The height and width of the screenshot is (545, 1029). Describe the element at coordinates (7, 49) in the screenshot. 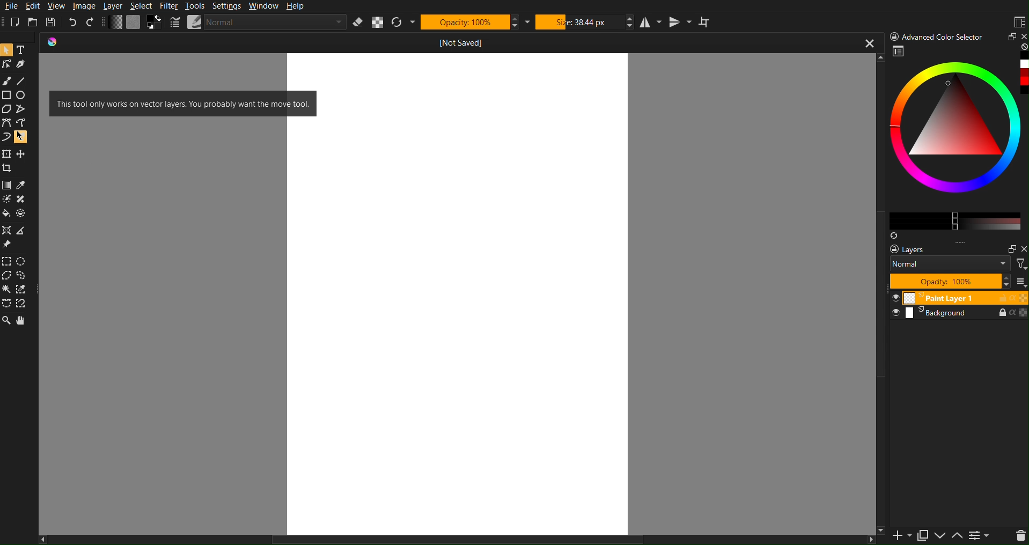

I see `Pointer` at that location.